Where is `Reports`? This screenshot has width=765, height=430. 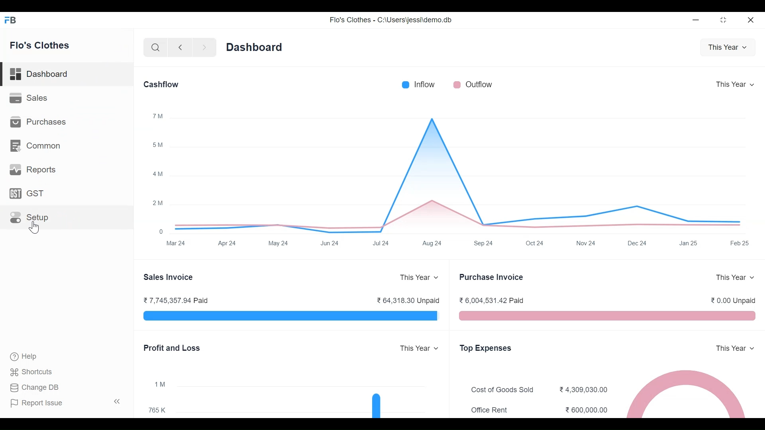 Reports is located at coordinates (32, 170).